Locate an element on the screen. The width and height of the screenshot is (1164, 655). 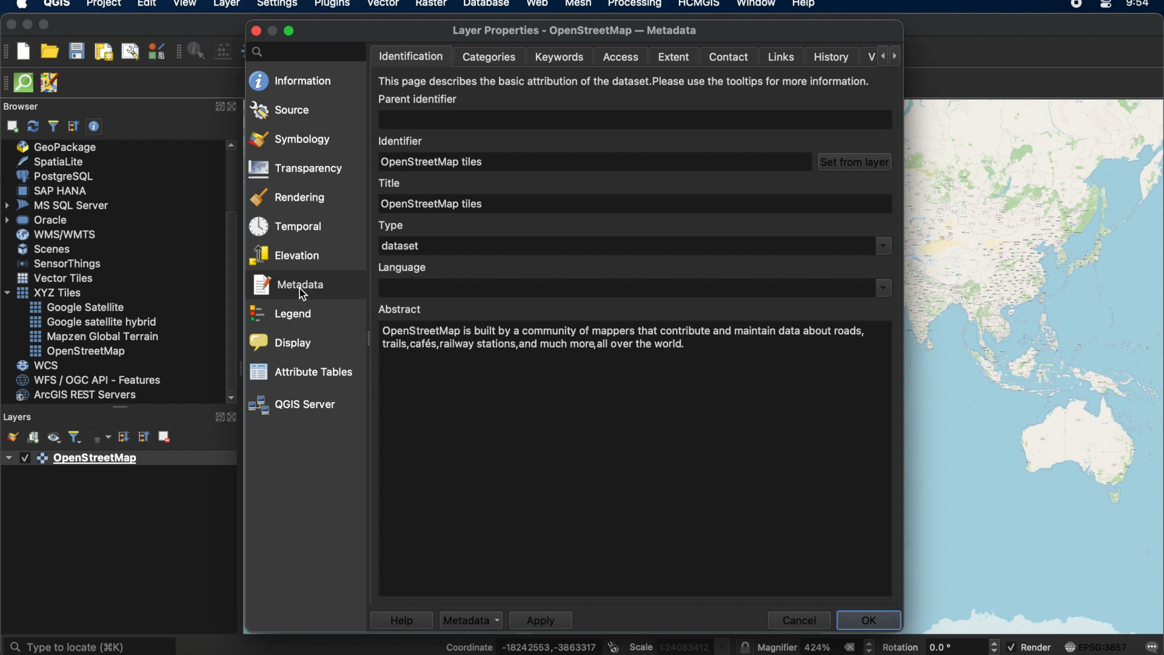
current csr is located at coordinates (1097, 647).